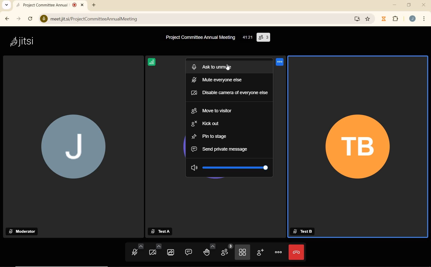 This screenshot has height=267, width=431. What do you see at coordinates (303, 231) in the screenshot?
I see `Test B` at bounding box center [303, 231].